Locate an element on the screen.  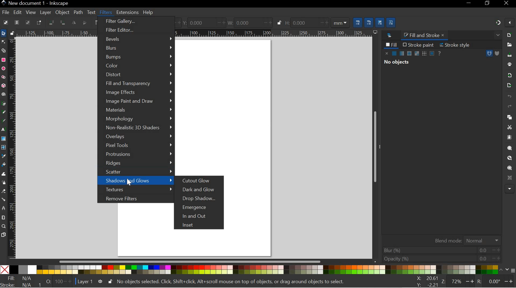
SCATTER is located at coordinates (135, 172).